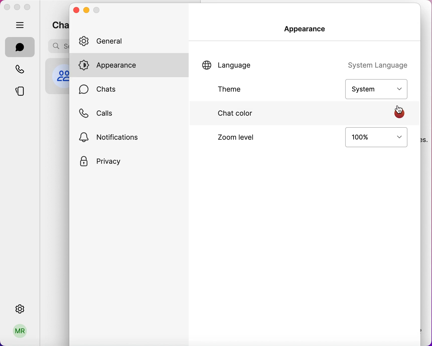  What do you see at coordinates (115, 113) in the screenshot?
I see `calls` at bounding box center [115, 113].